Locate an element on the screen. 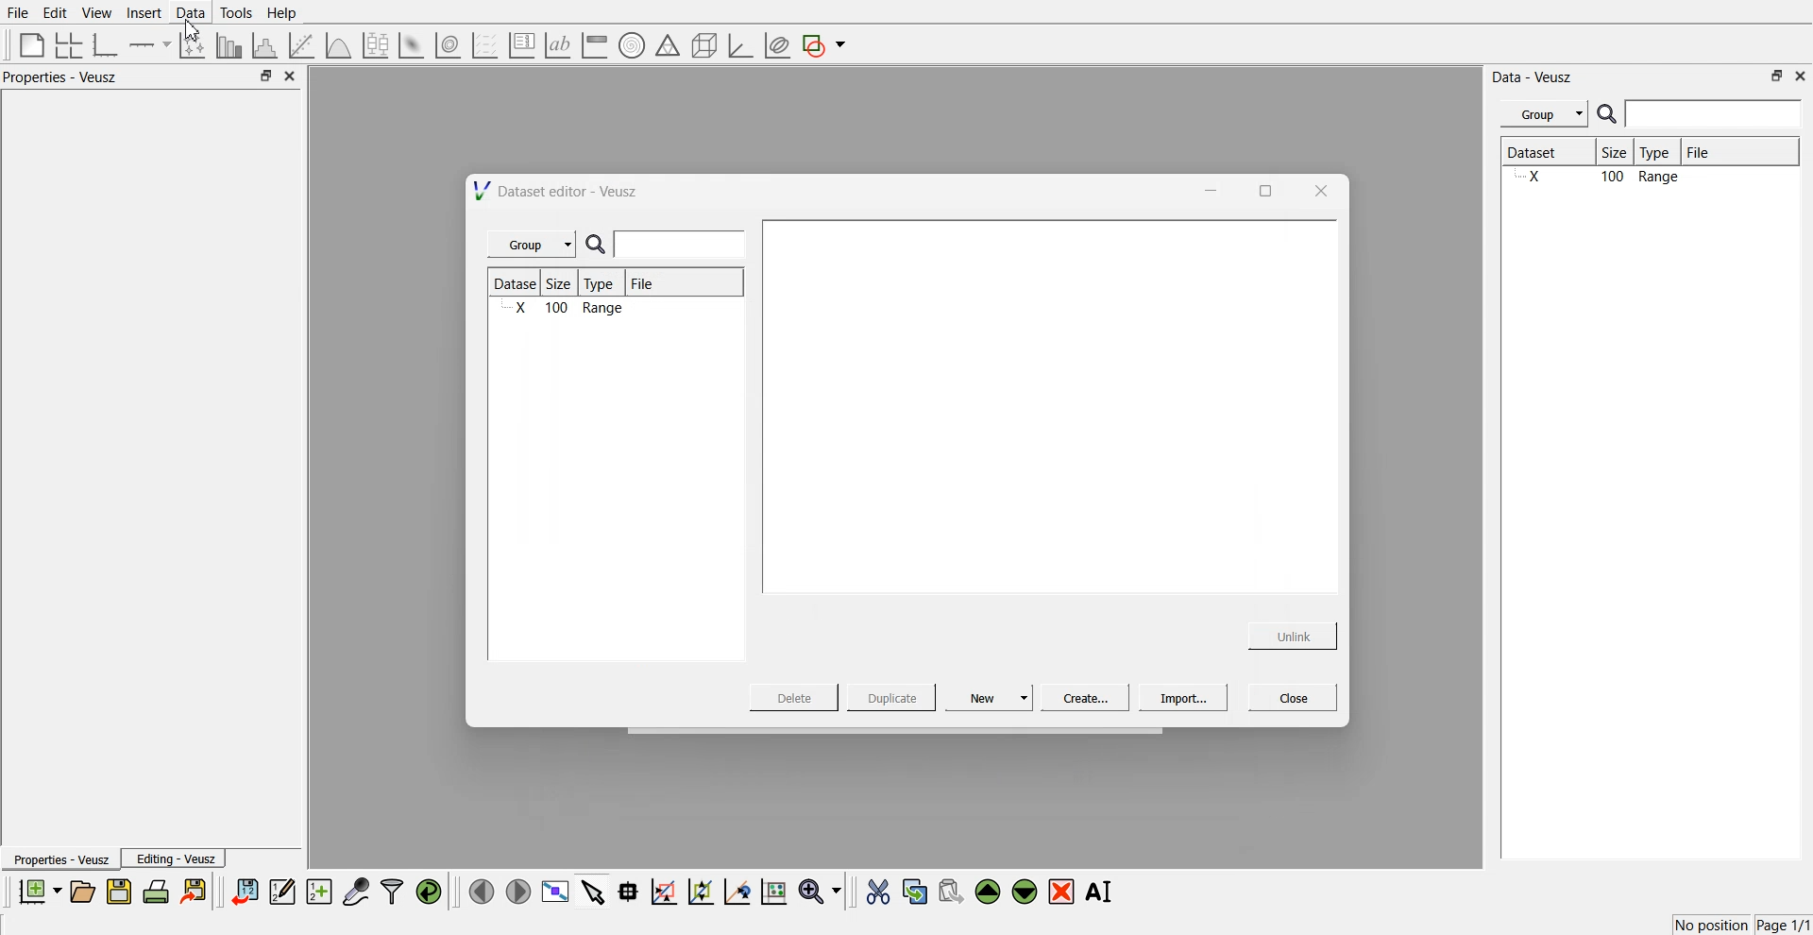  histogram is located at coordinates (268, 44).